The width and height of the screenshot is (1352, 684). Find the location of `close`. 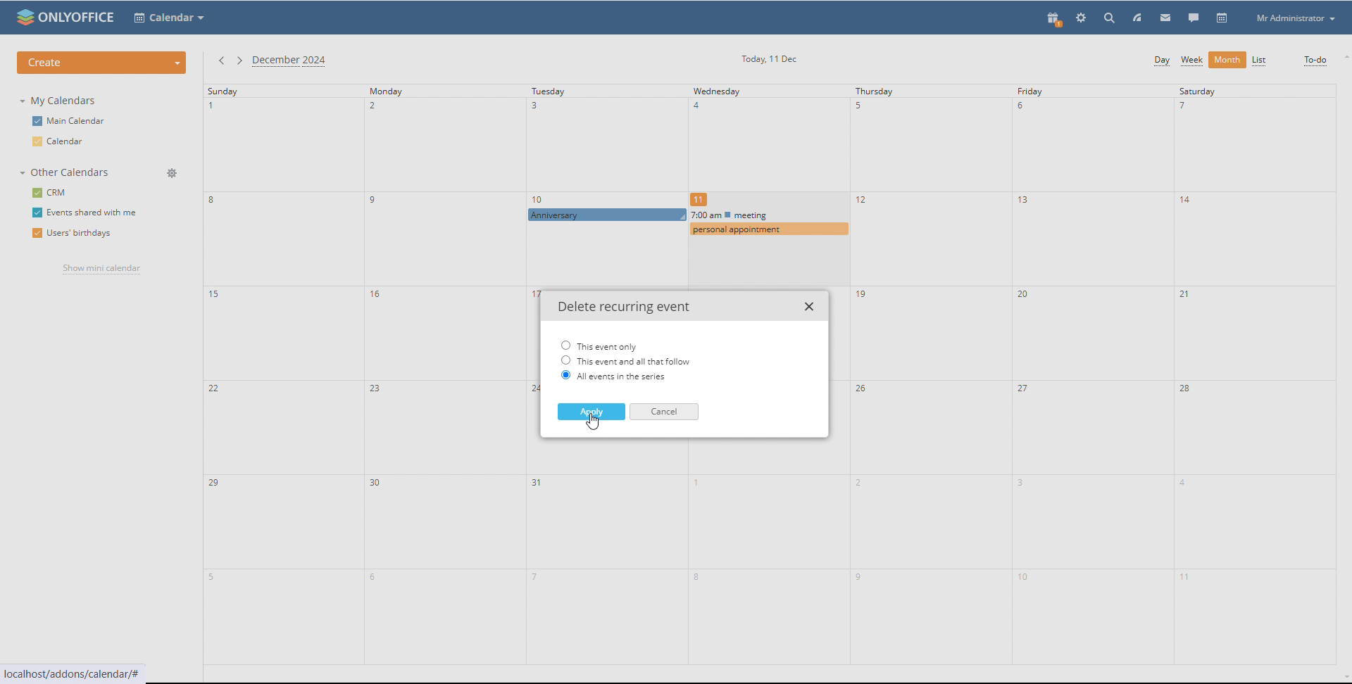

close is located at coordinates (810, 307).